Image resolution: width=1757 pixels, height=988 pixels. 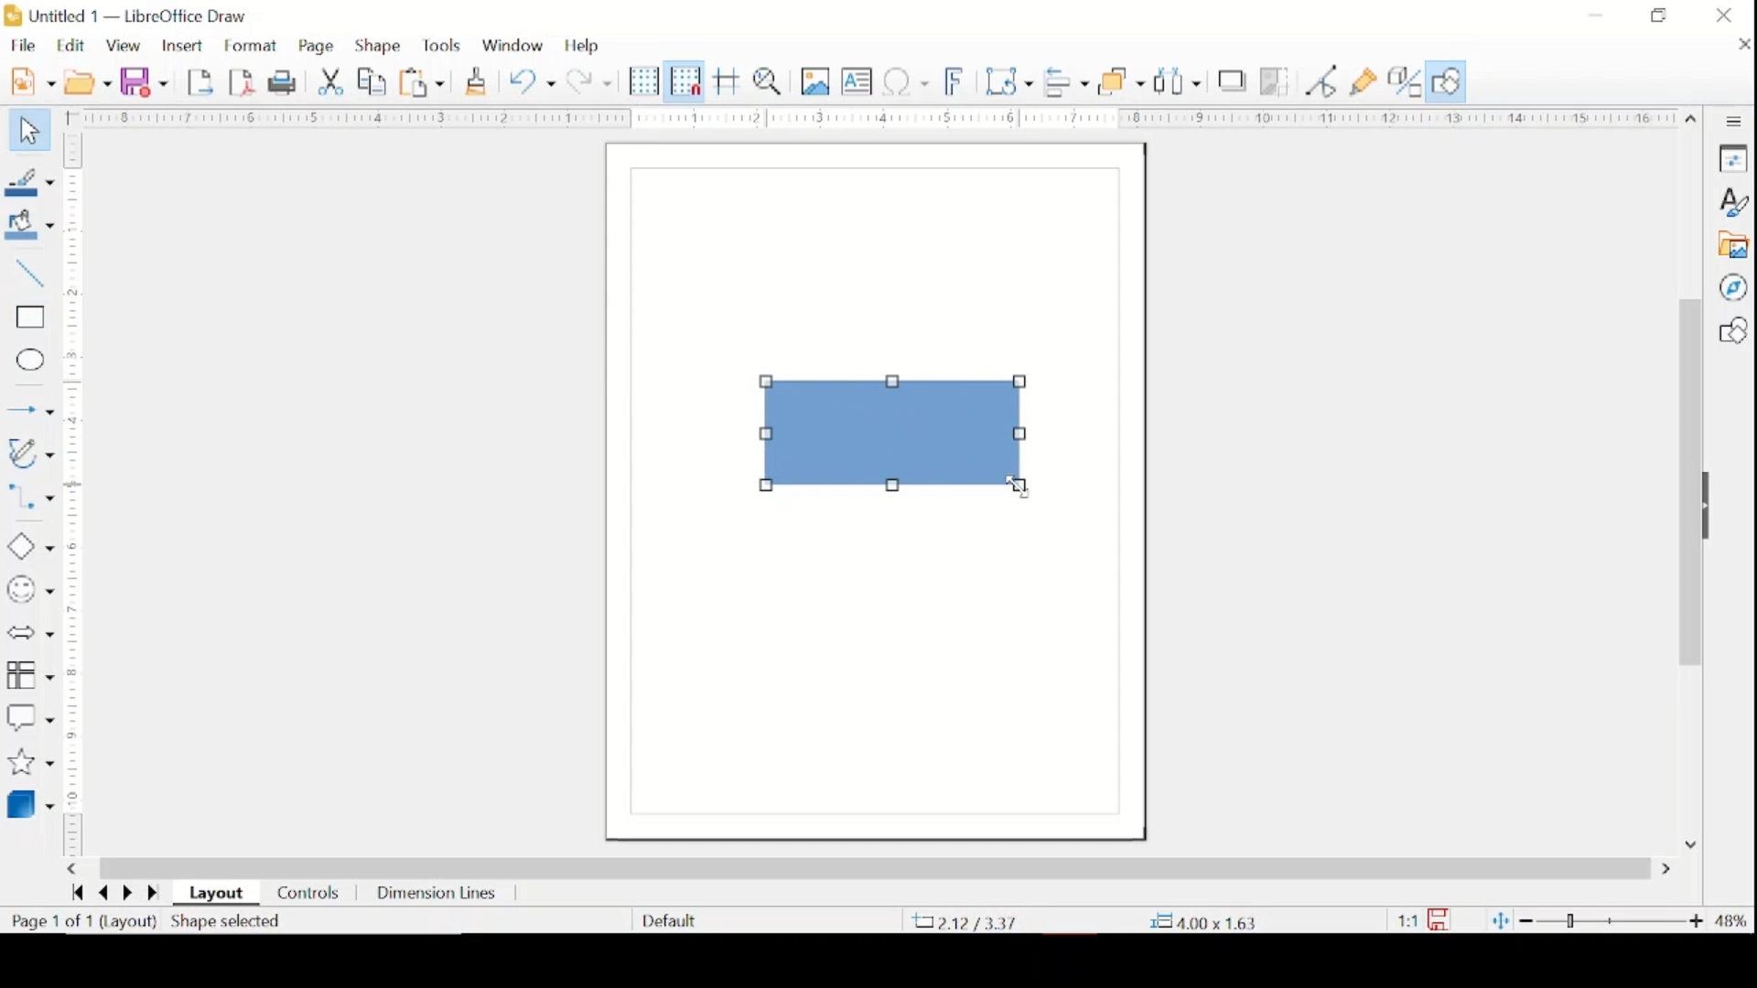 What do you see at coordinates (875, 867) in the screenshot?
I see `scroll box` at bounding box center [875, 867].